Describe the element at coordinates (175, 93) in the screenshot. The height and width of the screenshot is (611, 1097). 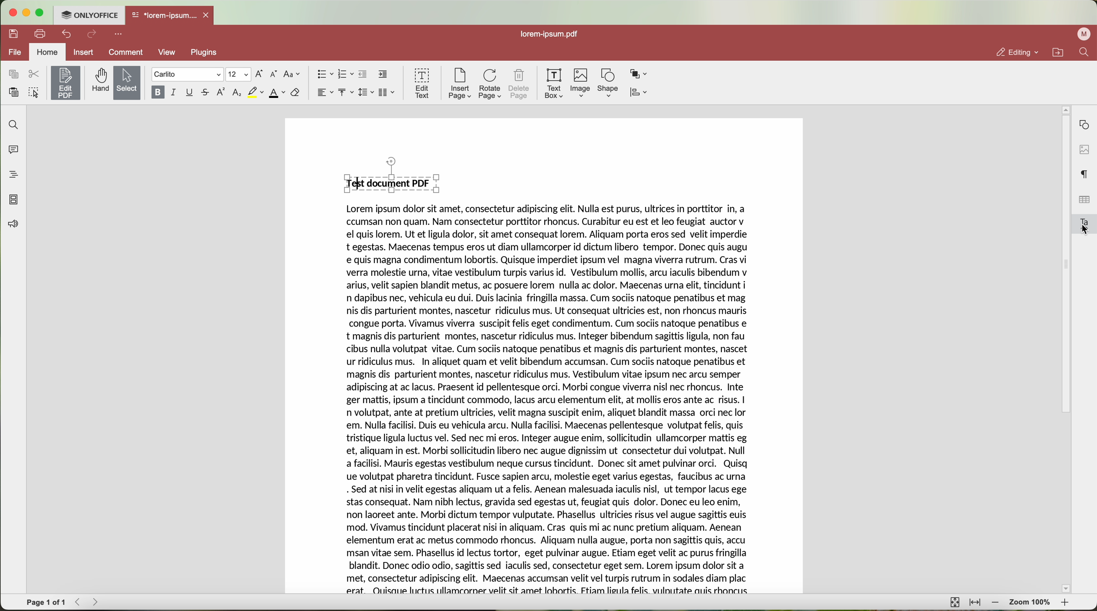
I see `italic` at that location.